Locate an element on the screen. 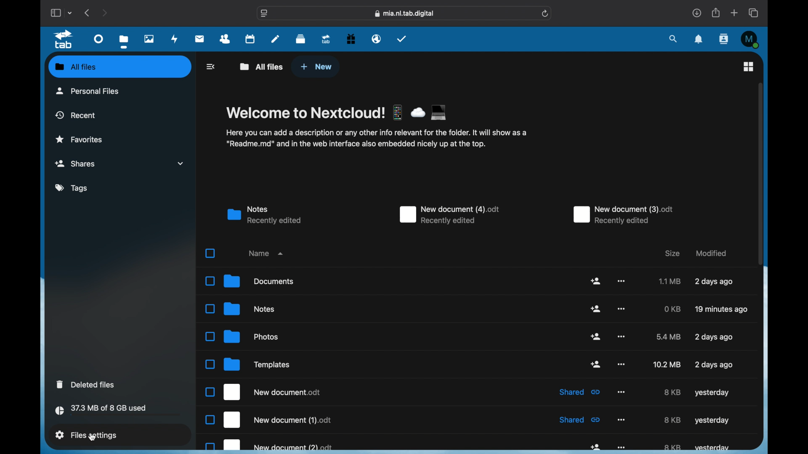 The width and height of the screenshot is (808, 454). size is located at coordinates (673, 309).